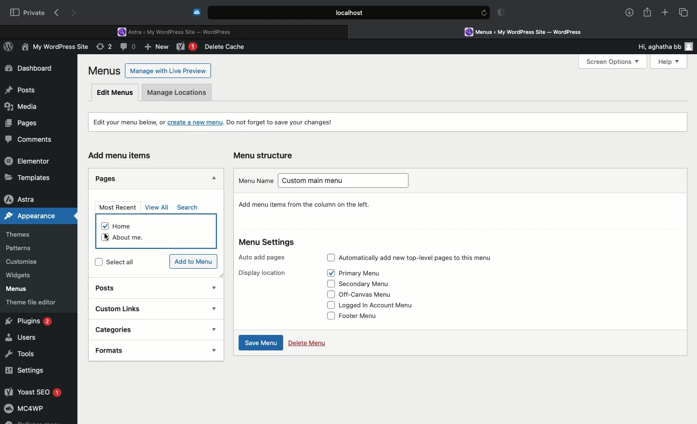 The width and height of the screenshot is (697, 424). Describe the element at coordinates (22, 249) in the screenshot. I see `Patterns` at that location.